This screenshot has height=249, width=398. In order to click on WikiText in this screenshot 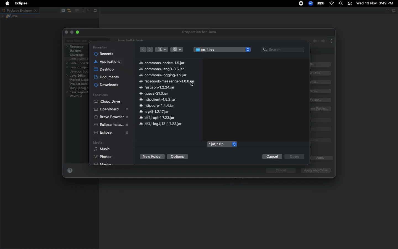, I will do `click(76, 96)`.